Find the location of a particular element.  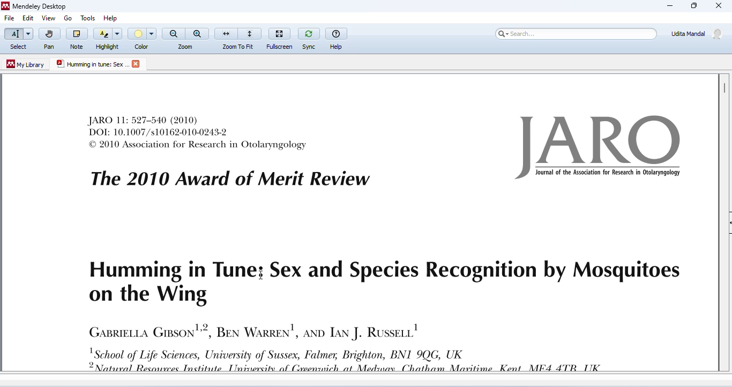

zoom to fit is located at coordinates (238, 38).